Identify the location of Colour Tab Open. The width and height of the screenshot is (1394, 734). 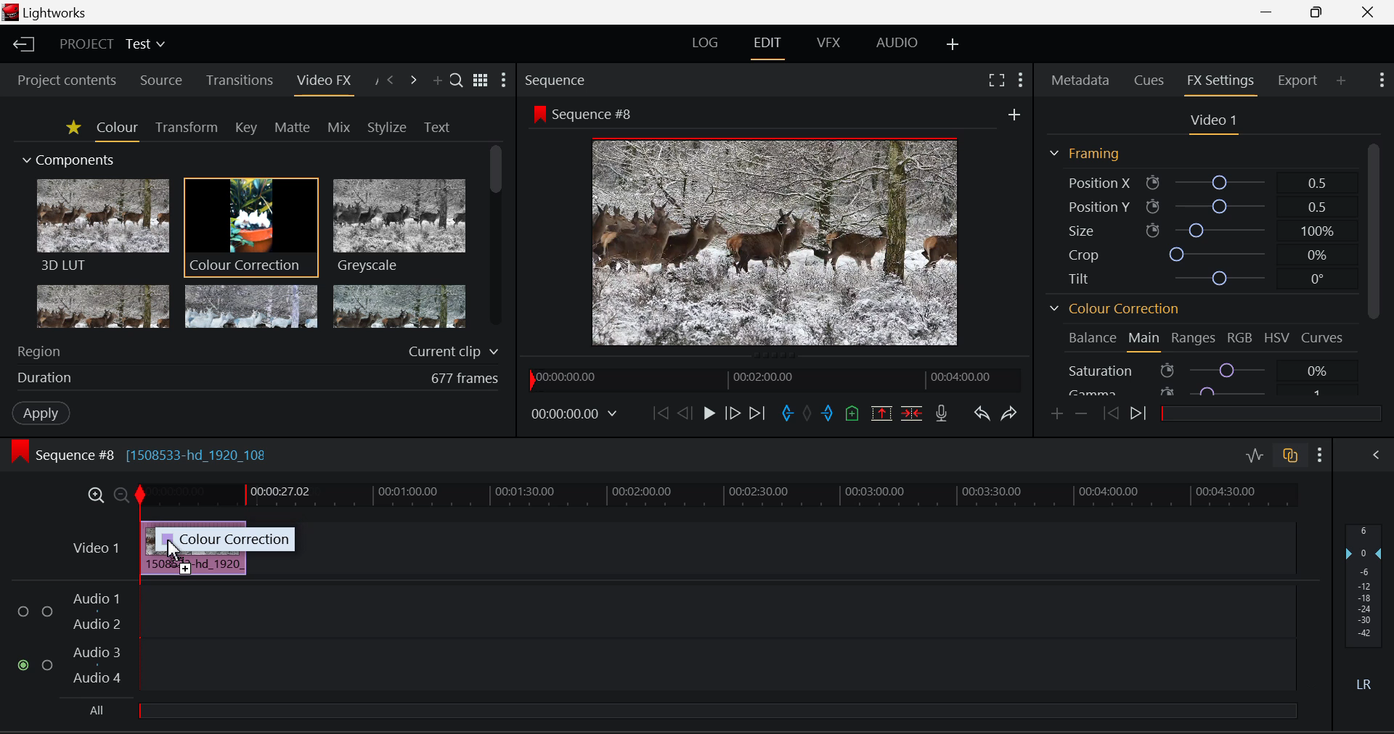
(117, 129).